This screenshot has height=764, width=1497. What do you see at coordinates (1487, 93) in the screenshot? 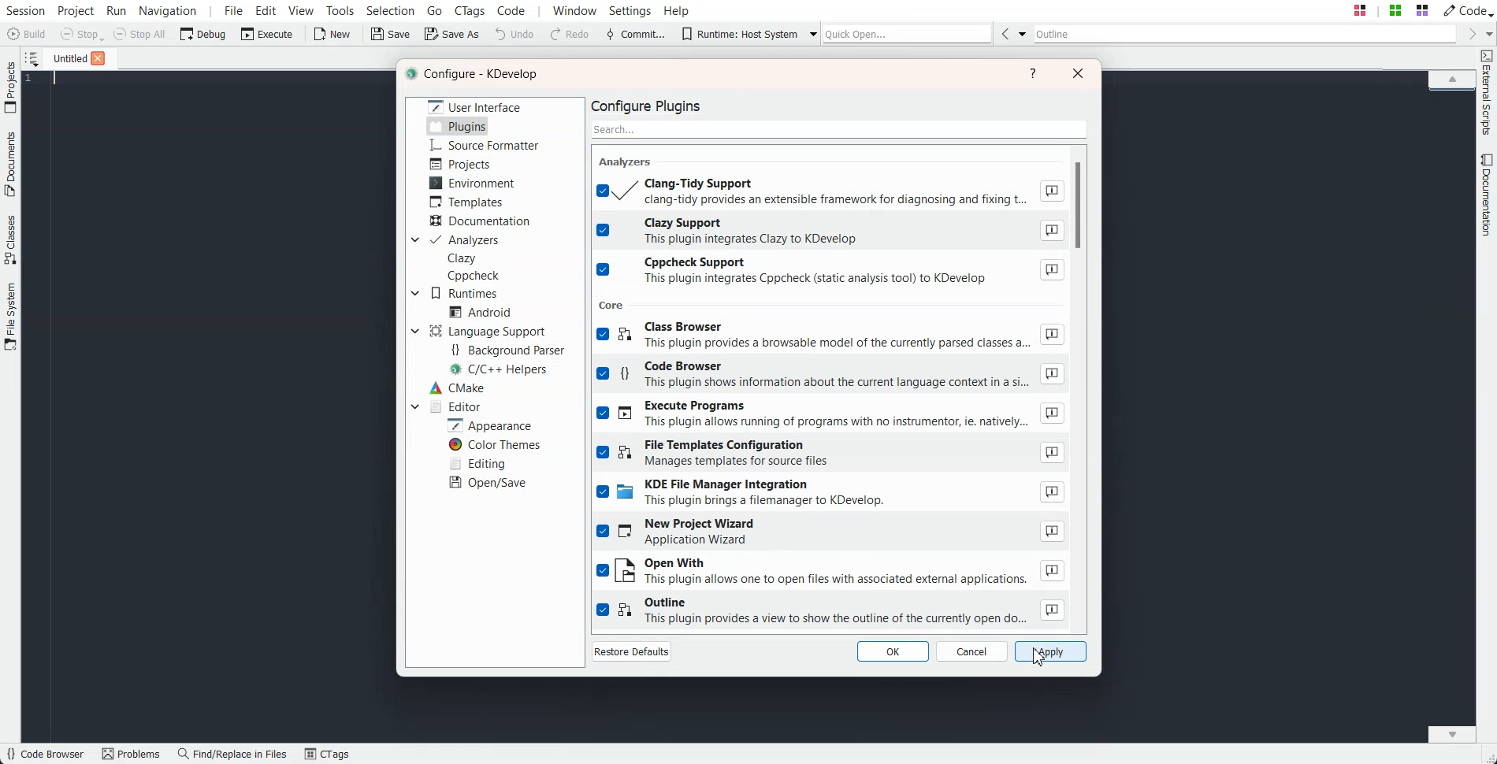
I see `External Scripts` at bounding box center [1487, 93].